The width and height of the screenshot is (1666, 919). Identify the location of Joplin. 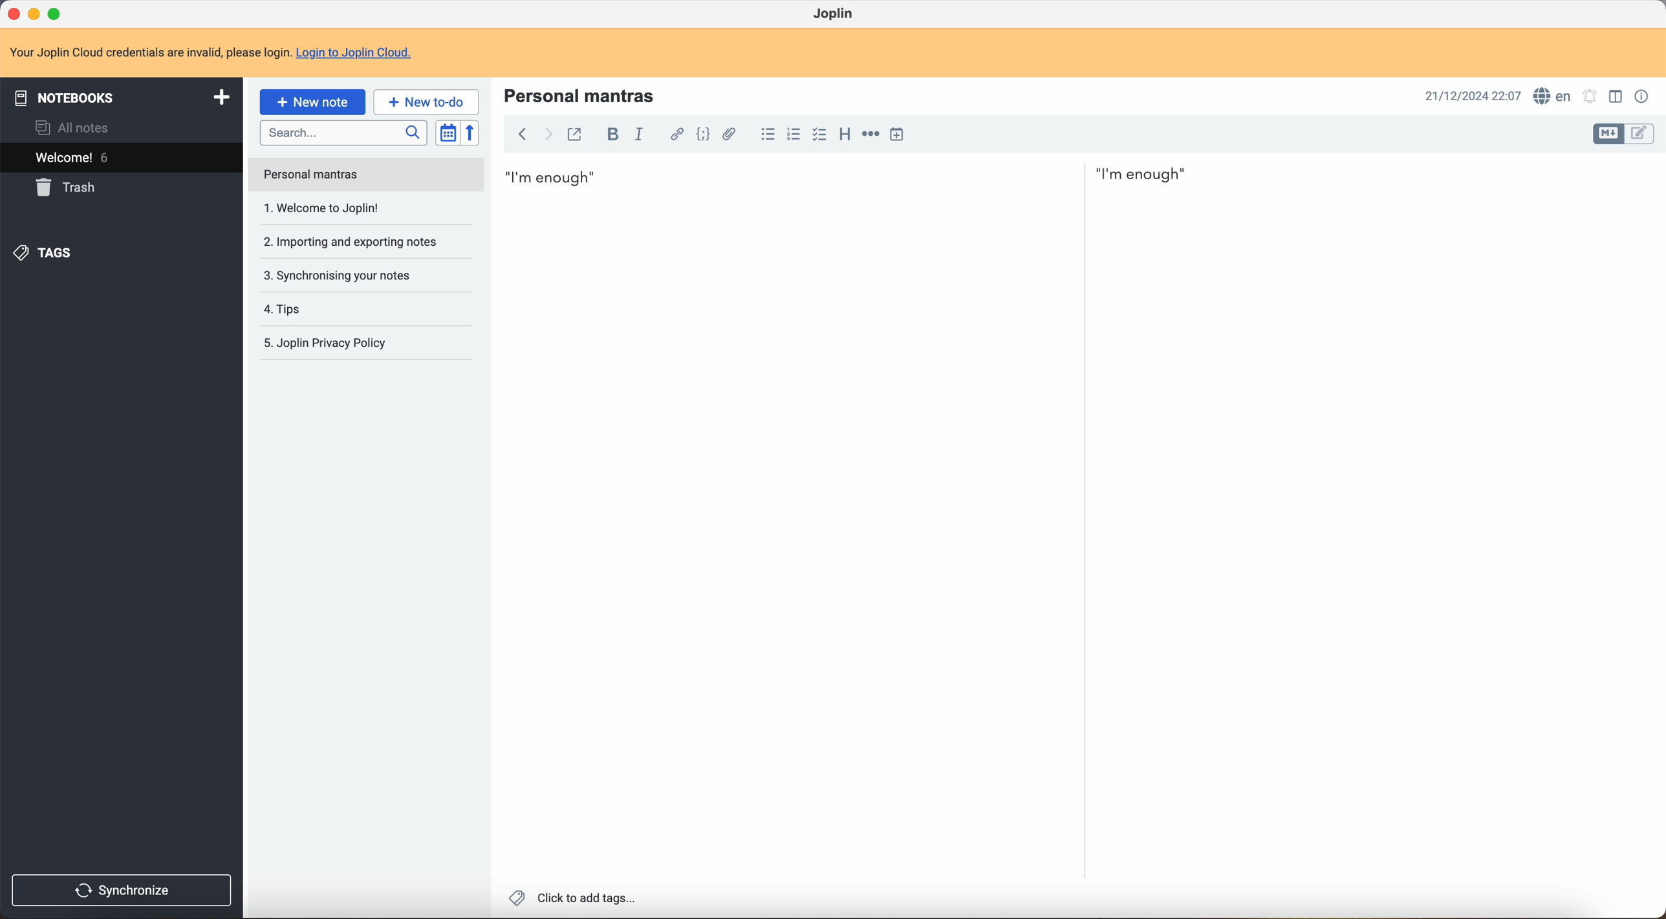
(835, 13).